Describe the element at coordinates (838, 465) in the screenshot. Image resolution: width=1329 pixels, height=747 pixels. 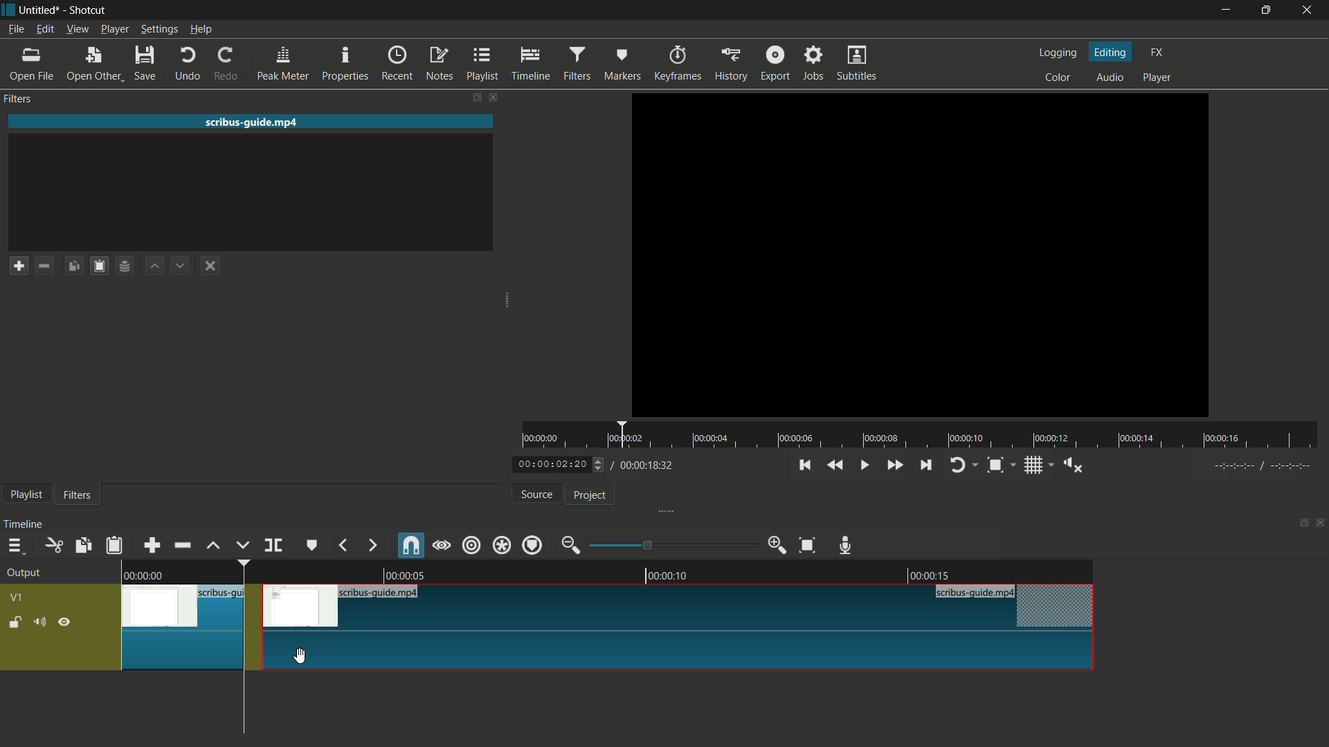
I see `quickly play backward` at that location.